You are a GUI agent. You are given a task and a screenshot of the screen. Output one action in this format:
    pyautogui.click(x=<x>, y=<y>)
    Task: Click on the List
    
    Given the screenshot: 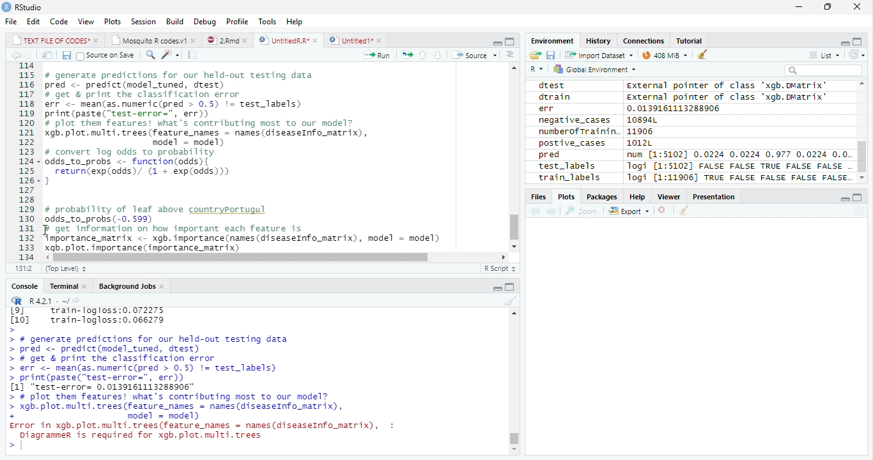 What is the action you would take?
    pyautogui.click(x=824, y=54)
    